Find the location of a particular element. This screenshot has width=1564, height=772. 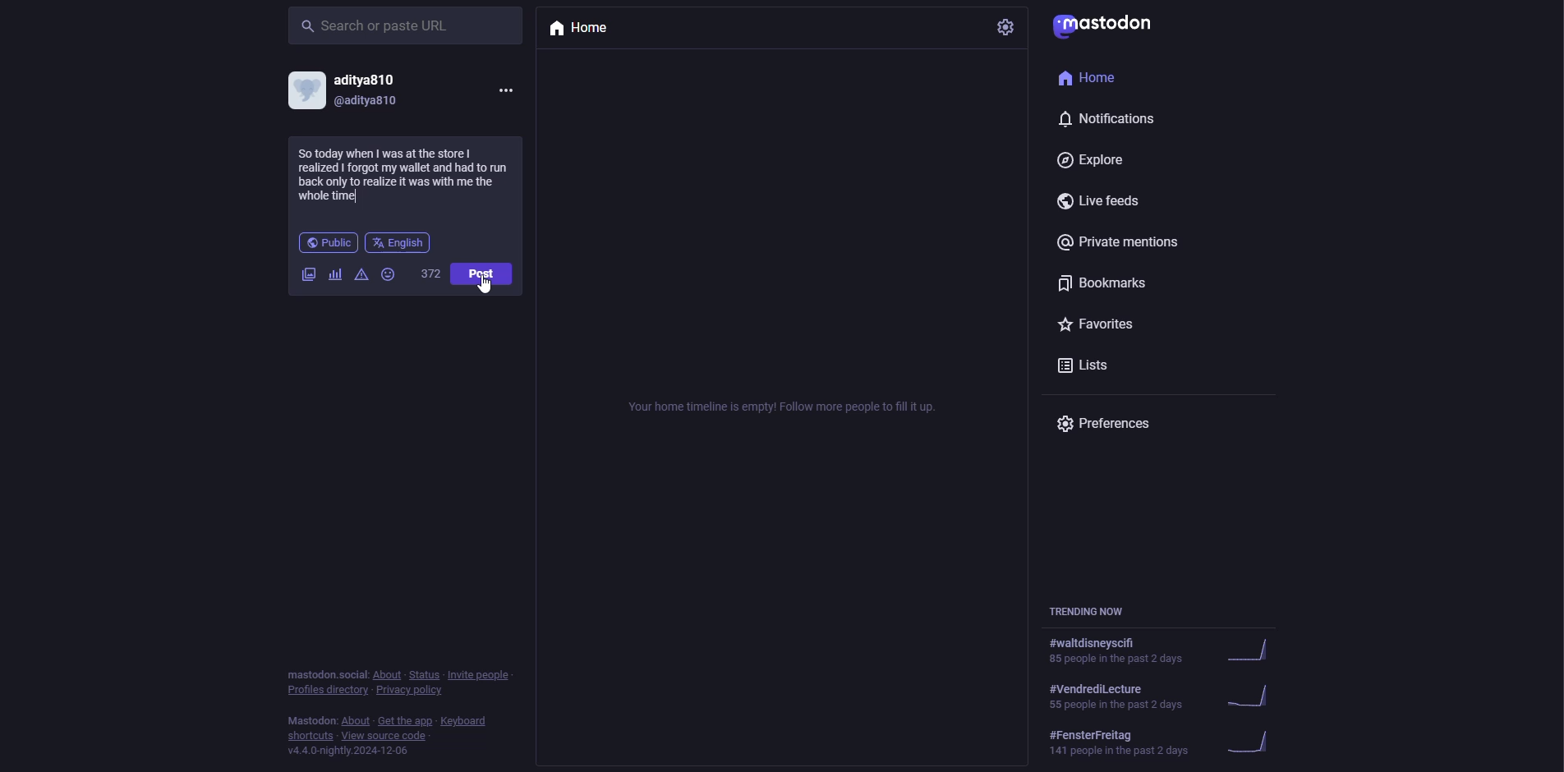

advanced is located at coordinates (363, 275).